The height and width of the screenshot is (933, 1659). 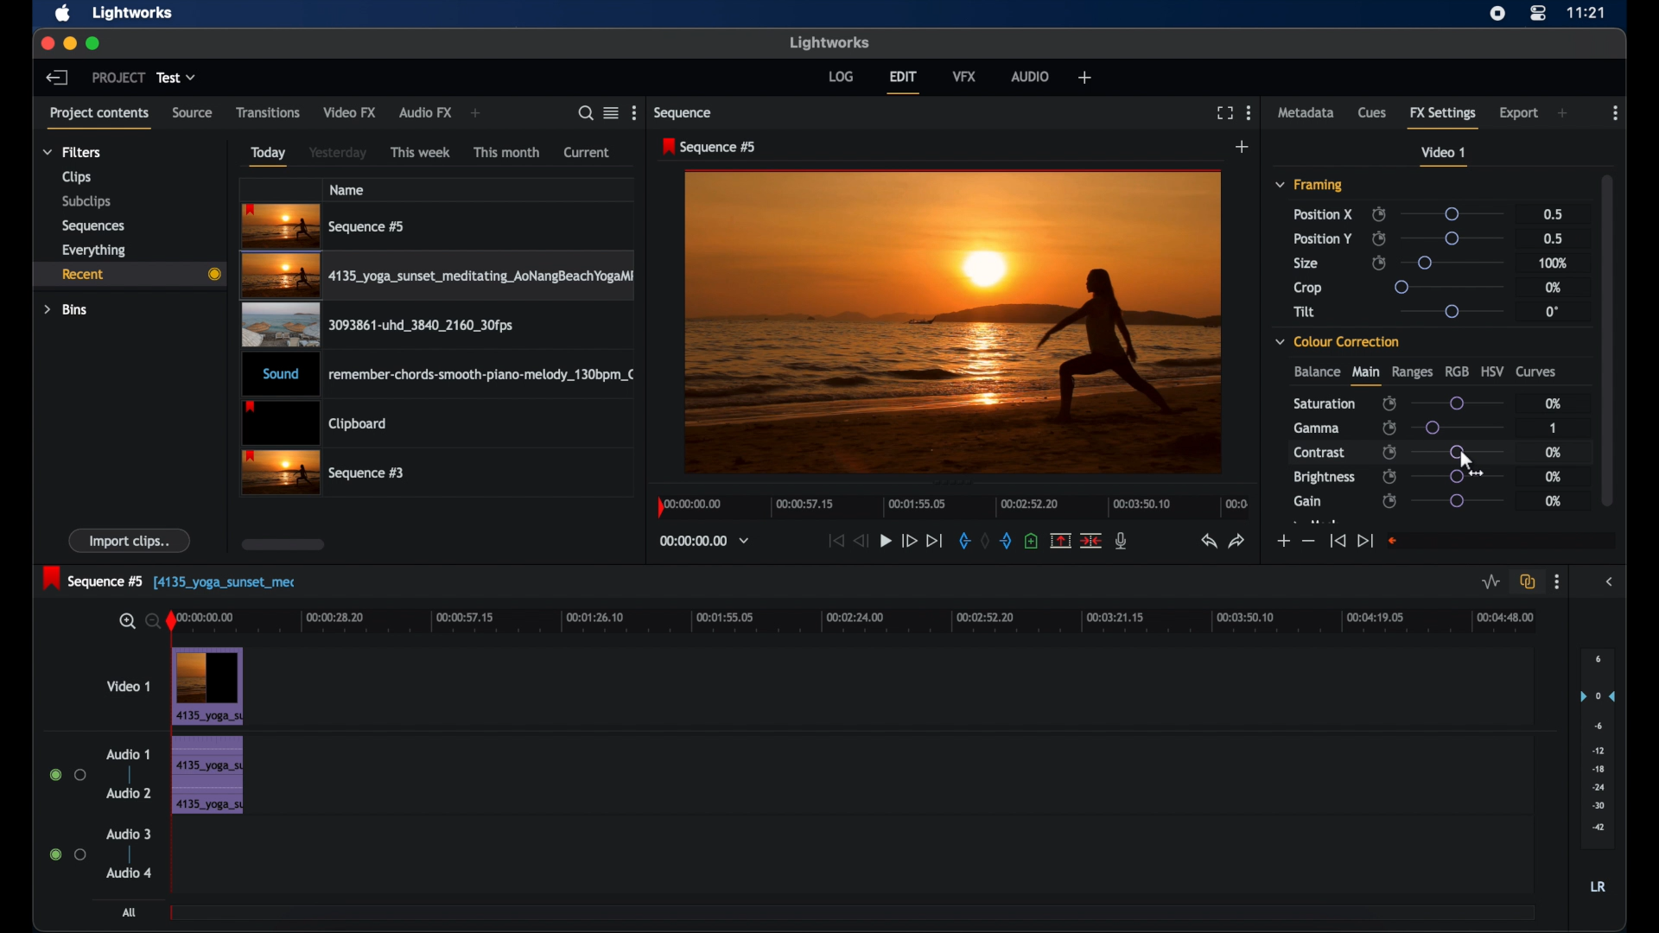 What do you see at coordinates (1552, 403) in the screenshot?
I see `0%` at bounding box center [1552, 403].